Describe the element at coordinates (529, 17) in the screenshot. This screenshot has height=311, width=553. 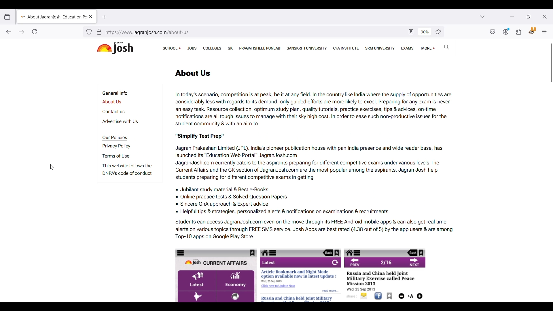
I see `Show interface in a smaller tab` at that location.